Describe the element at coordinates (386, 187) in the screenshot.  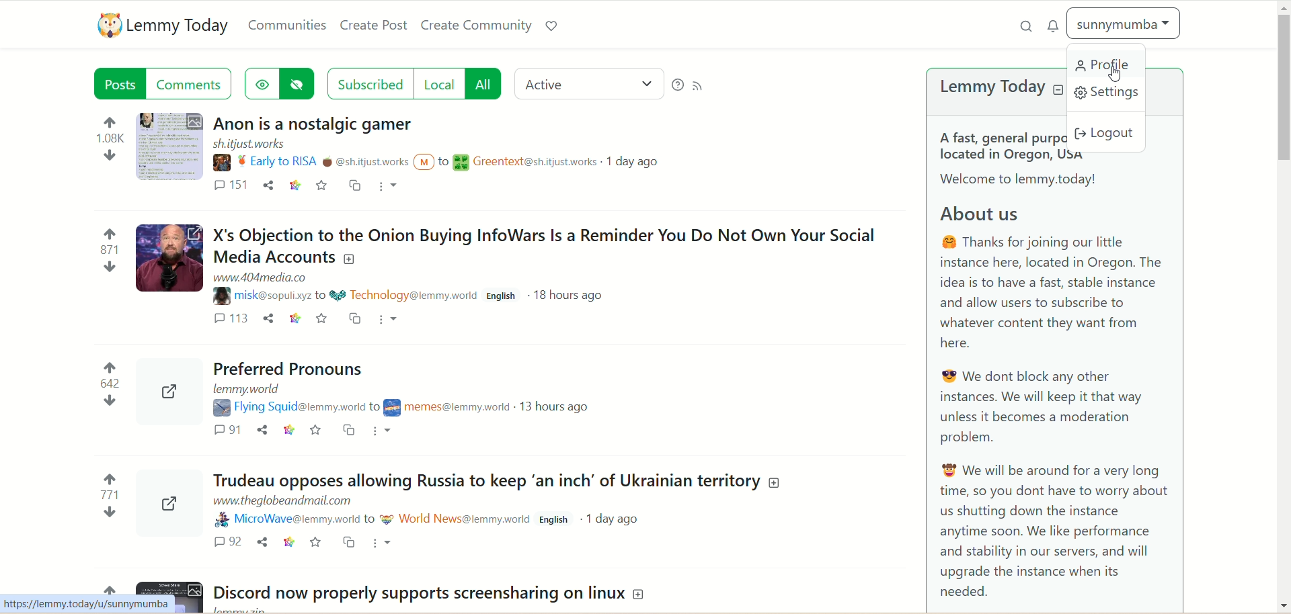
I see `more` at that location.